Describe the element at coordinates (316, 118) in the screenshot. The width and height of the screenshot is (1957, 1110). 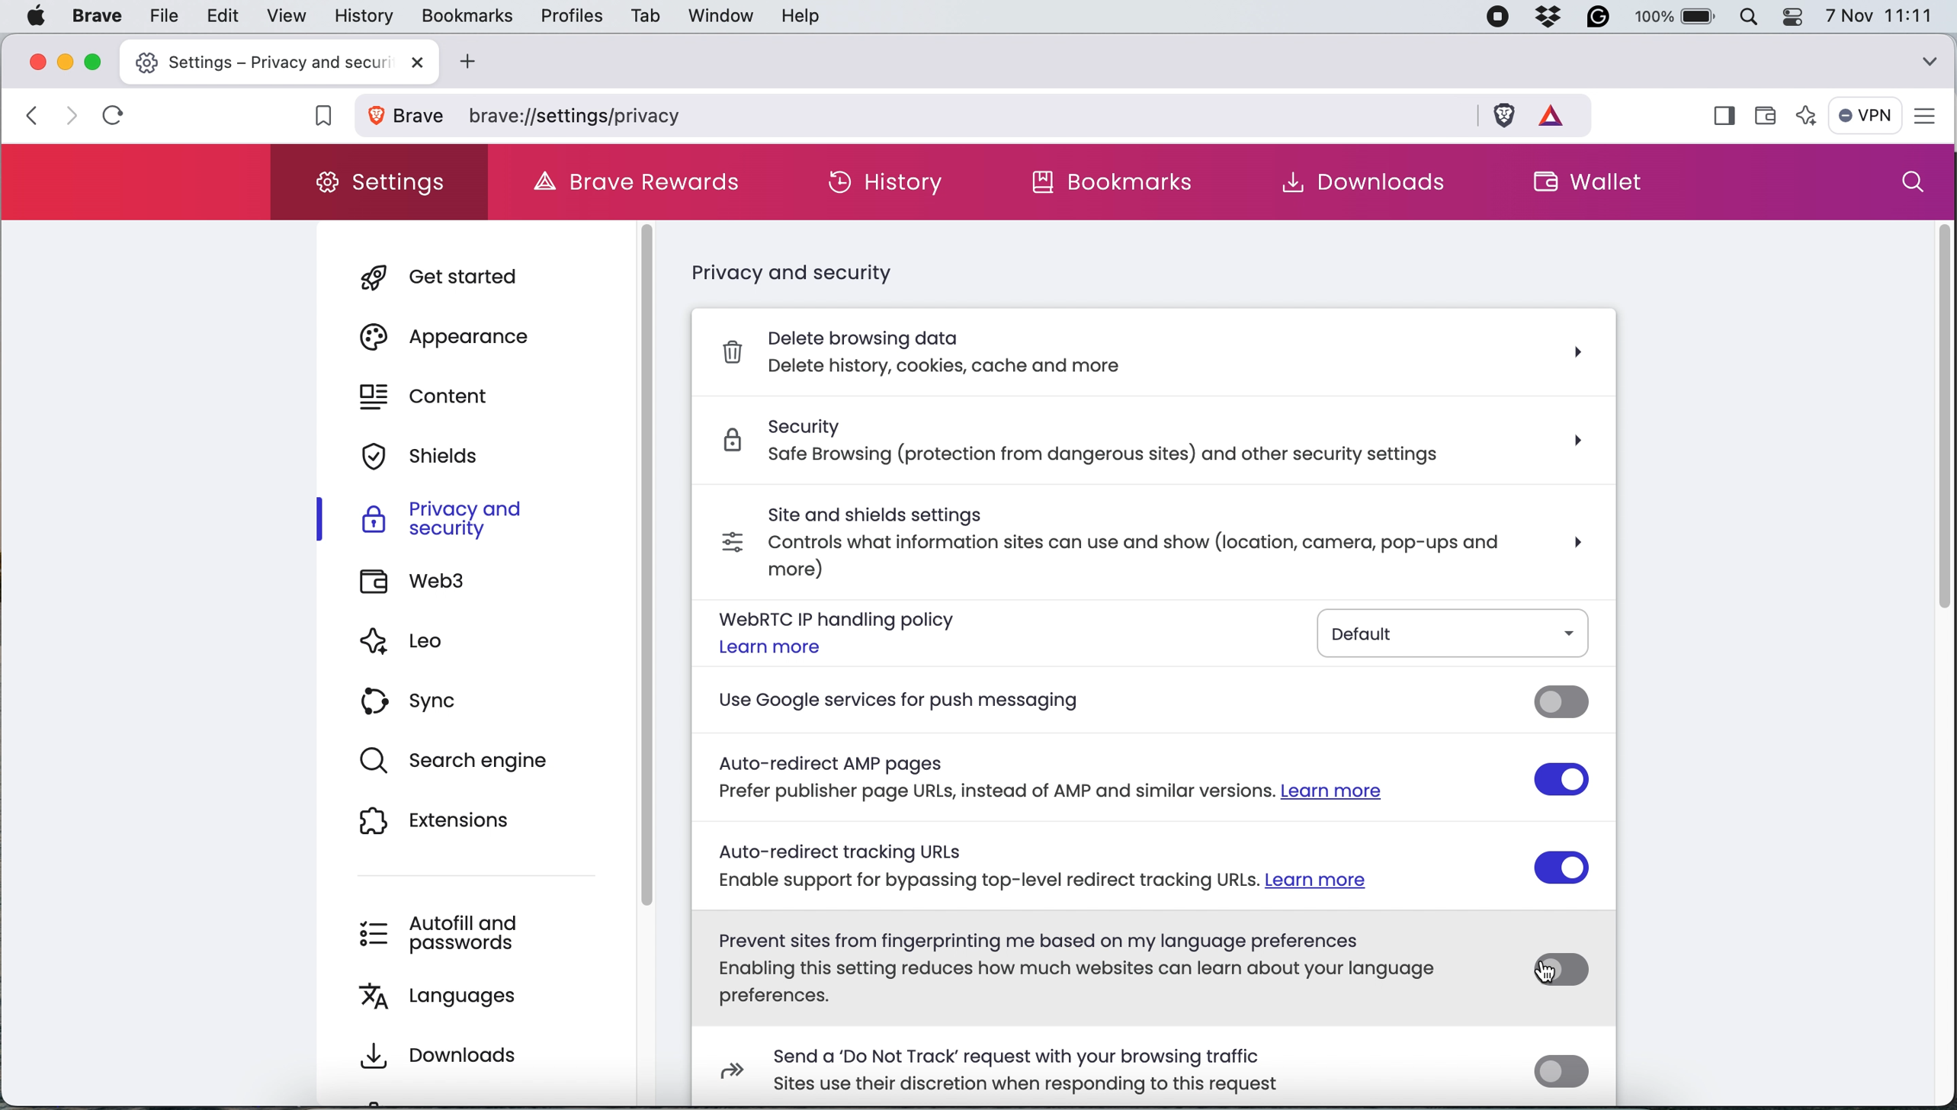
I see `bookmark` at that location.